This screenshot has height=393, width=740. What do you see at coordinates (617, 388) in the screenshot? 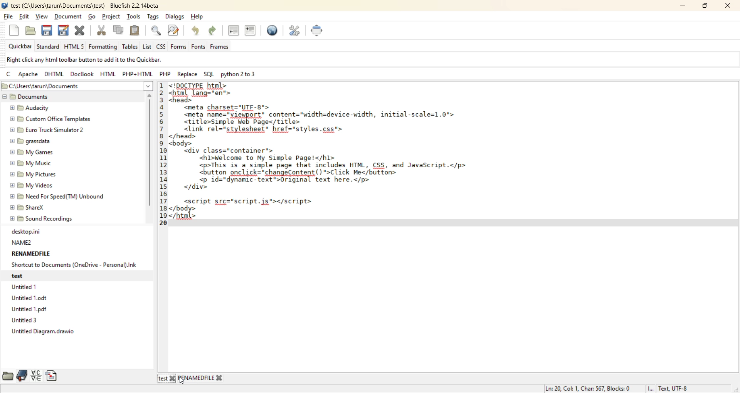
I see `metadata` at bounding box center [617, 388].